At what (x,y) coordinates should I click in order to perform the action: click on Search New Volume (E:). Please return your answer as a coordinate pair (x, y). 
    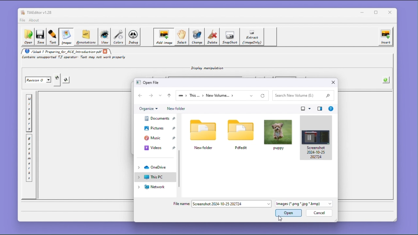
    Looking at the image, I should click on (302, 95).